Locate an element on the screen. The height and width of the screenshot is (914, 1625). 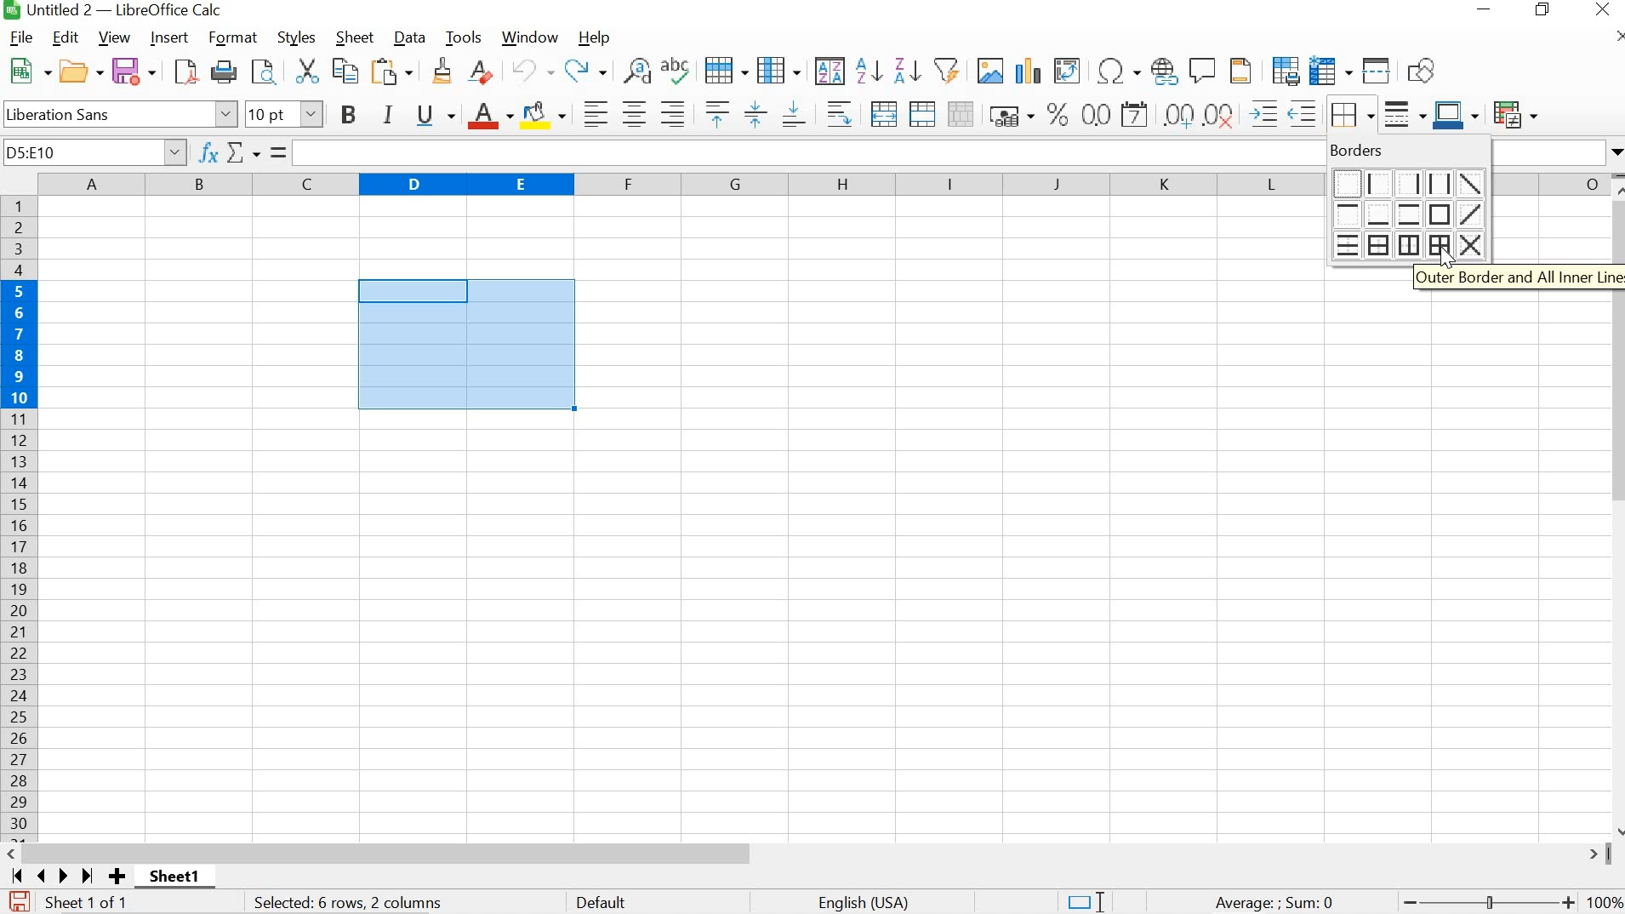
zoom out or zoom in is located at coordinates (1485, 904).